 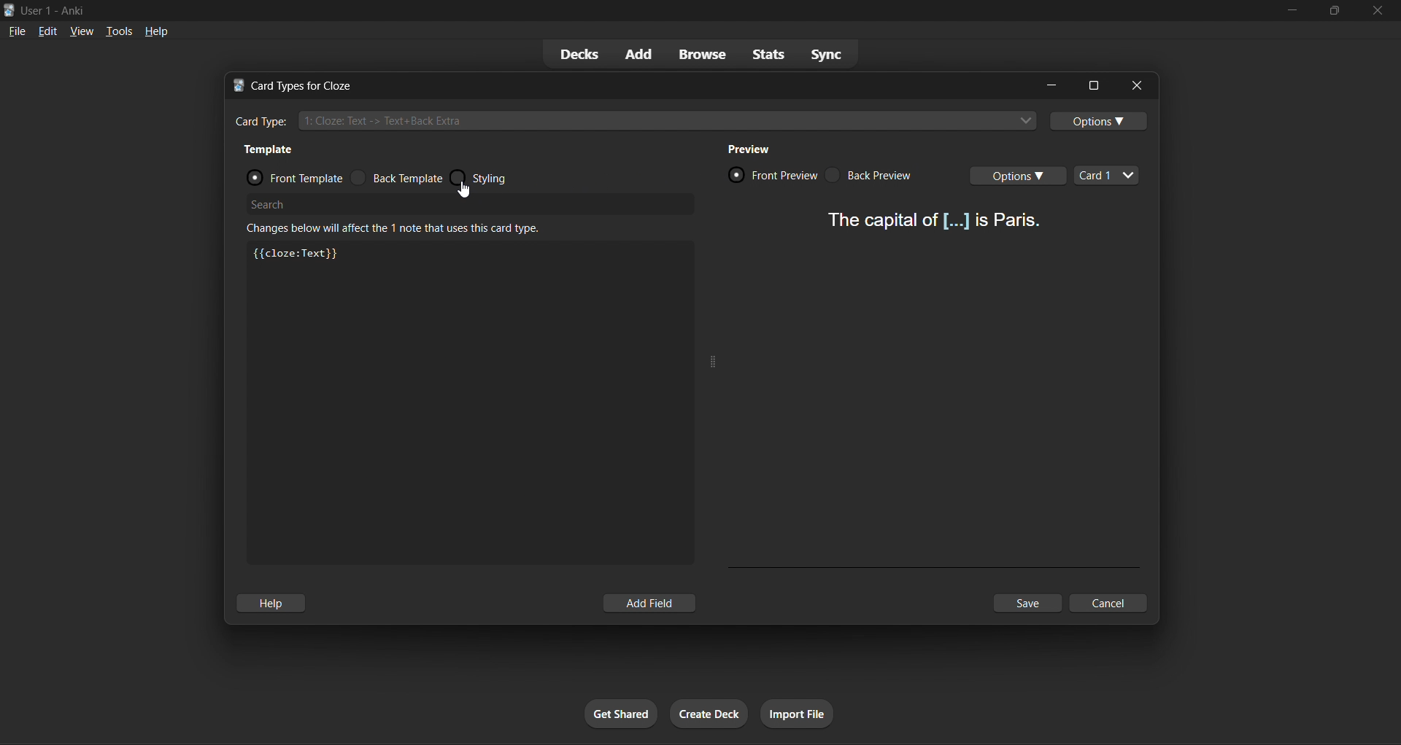 I want to click on stats, so click(x=768, y=55).